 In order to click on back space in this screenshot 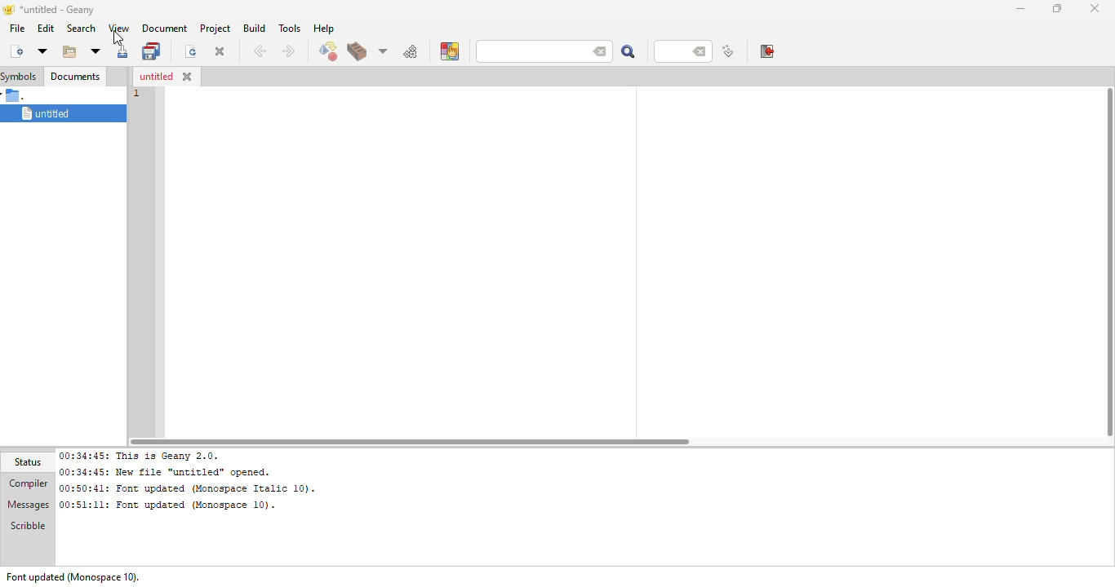, I will do `click(701, 52)`.